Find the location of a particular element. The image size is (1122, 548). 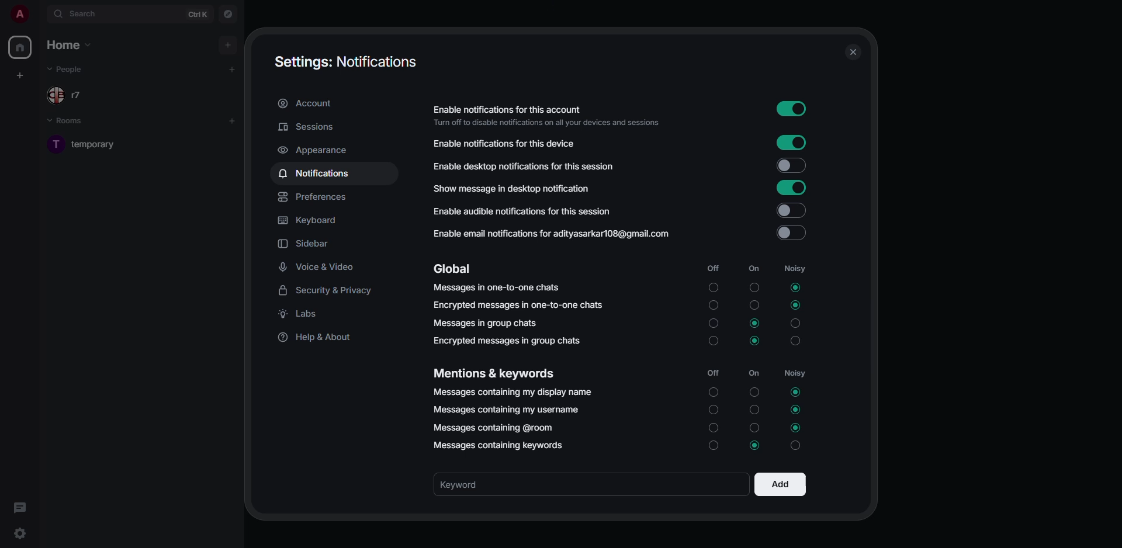

global is located at coordinates (453, 268).